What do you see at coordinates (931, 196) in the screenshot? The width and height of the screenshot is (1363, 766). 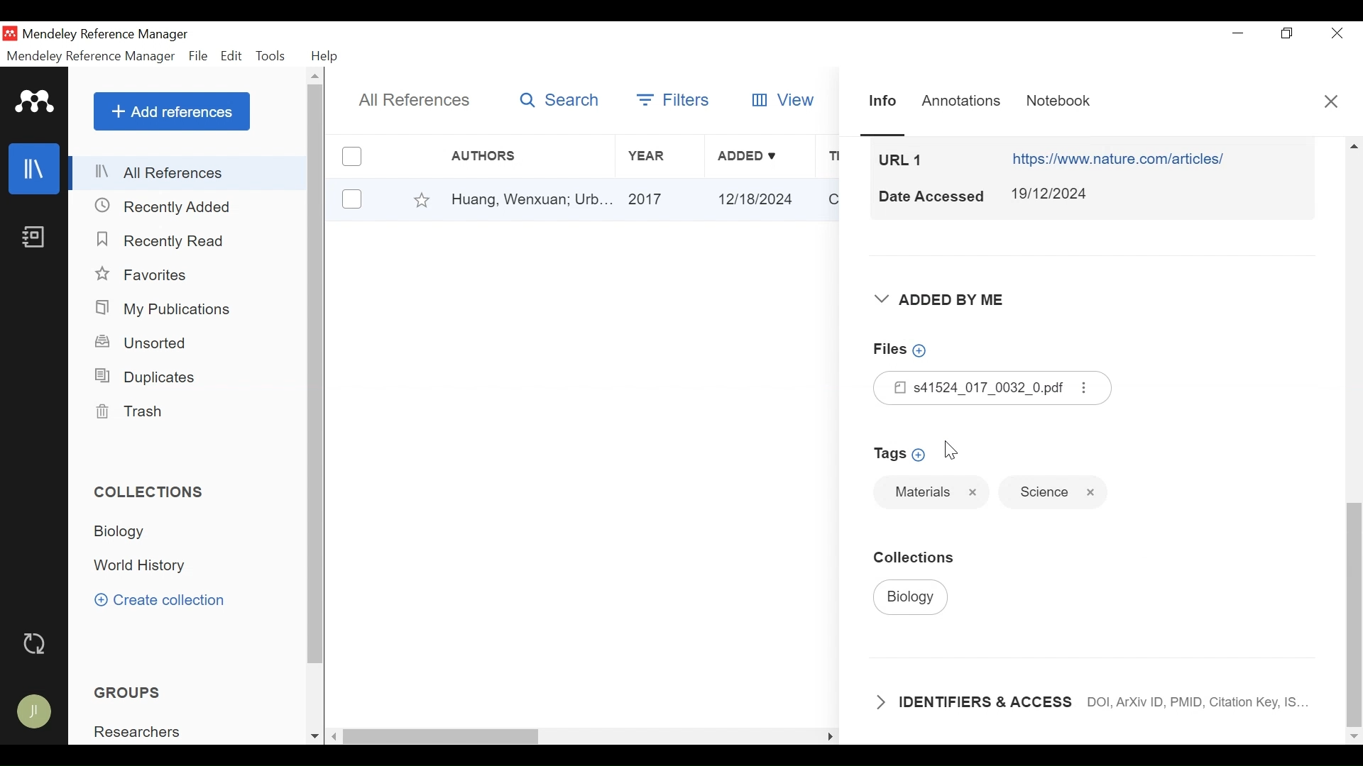 I see `Date Accessed` at bounding box center [931, 196].